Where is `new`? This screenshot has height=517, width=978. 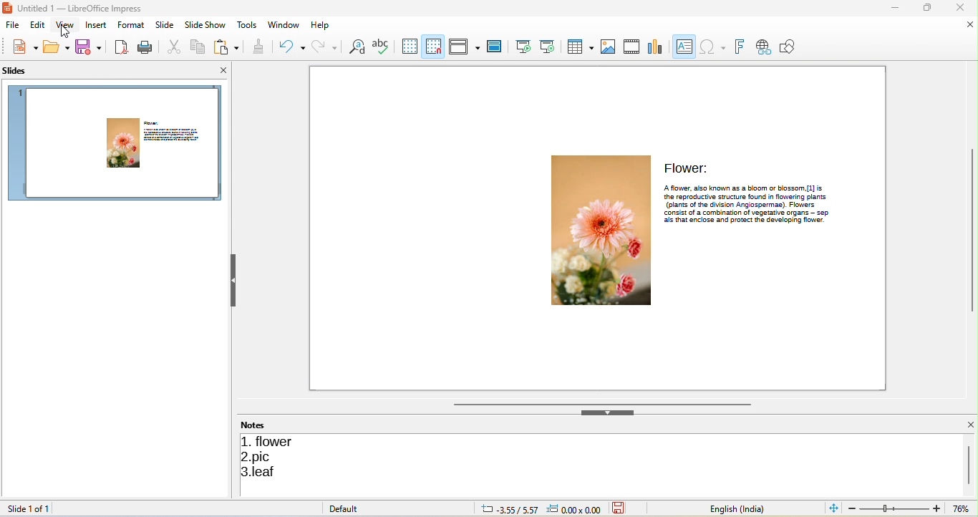 new is located at coordinates (25, 47).